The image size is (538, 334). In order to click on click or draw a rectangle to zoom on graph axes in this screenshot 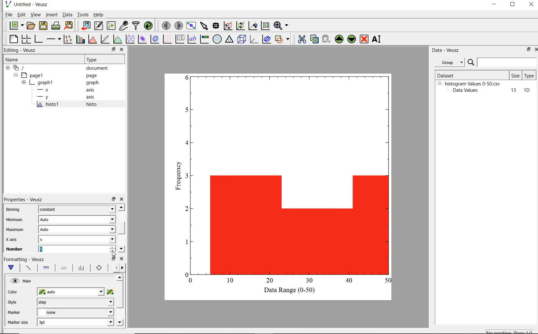, I will do `click(240, 26)`.